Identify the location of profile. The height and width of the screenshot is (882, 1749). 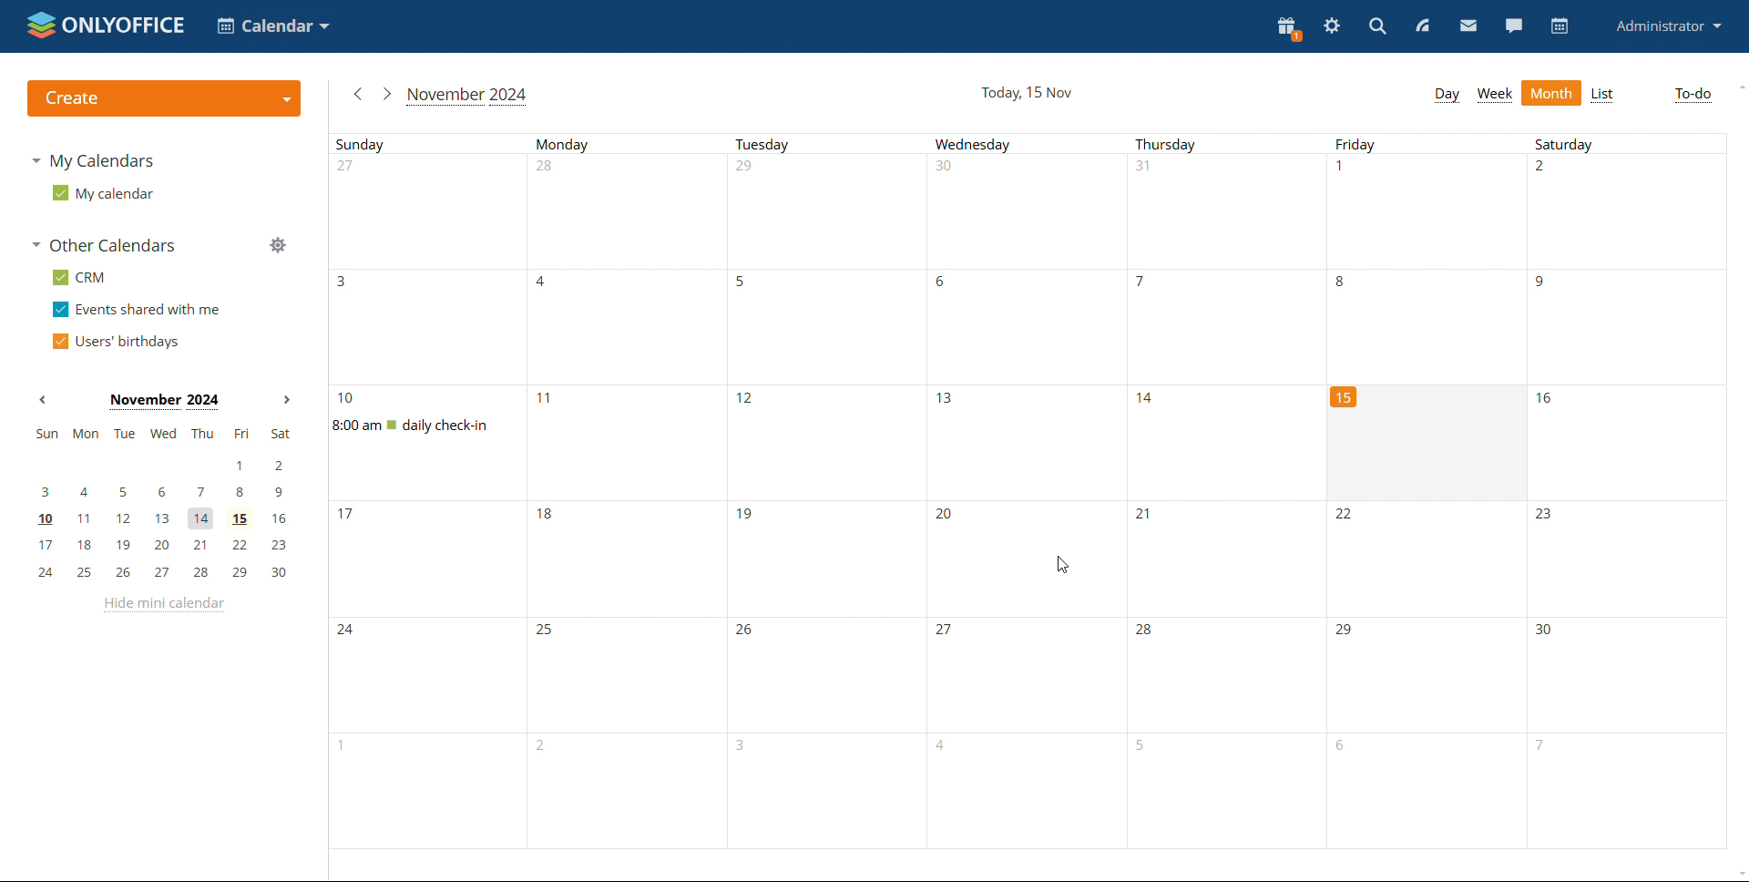
(1667, 27).